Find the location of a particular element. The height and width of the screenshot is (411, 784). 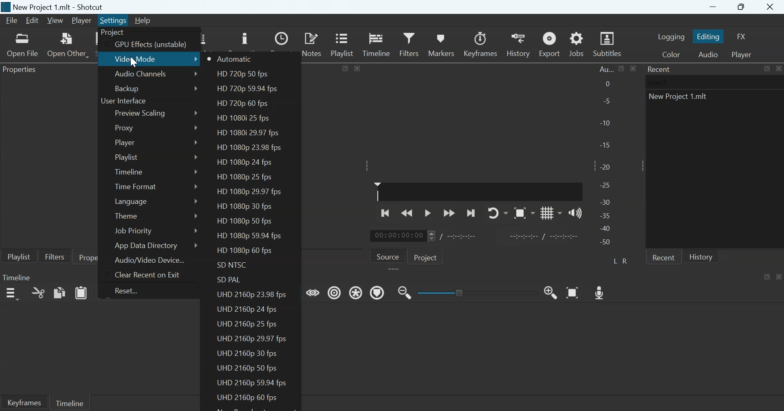

HD 720p 60fps is located at coordinates (242, 104).